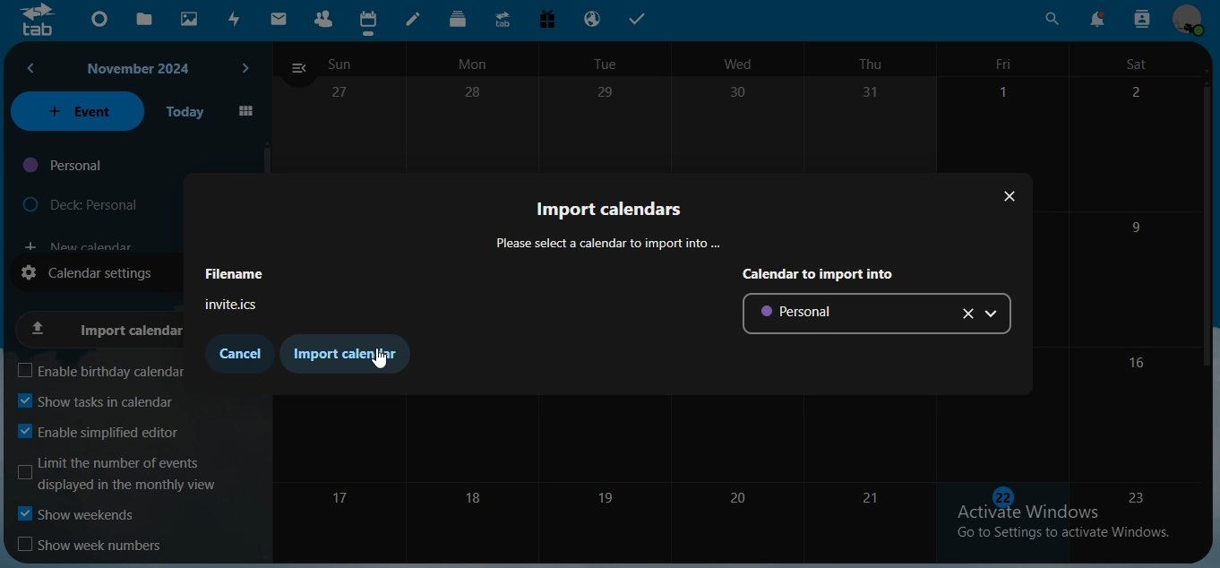 The width and height of the screenshot is (1220, 568). Describe the element at coordinates (546, 19) in the screenshot. I see `free trial` at that location.